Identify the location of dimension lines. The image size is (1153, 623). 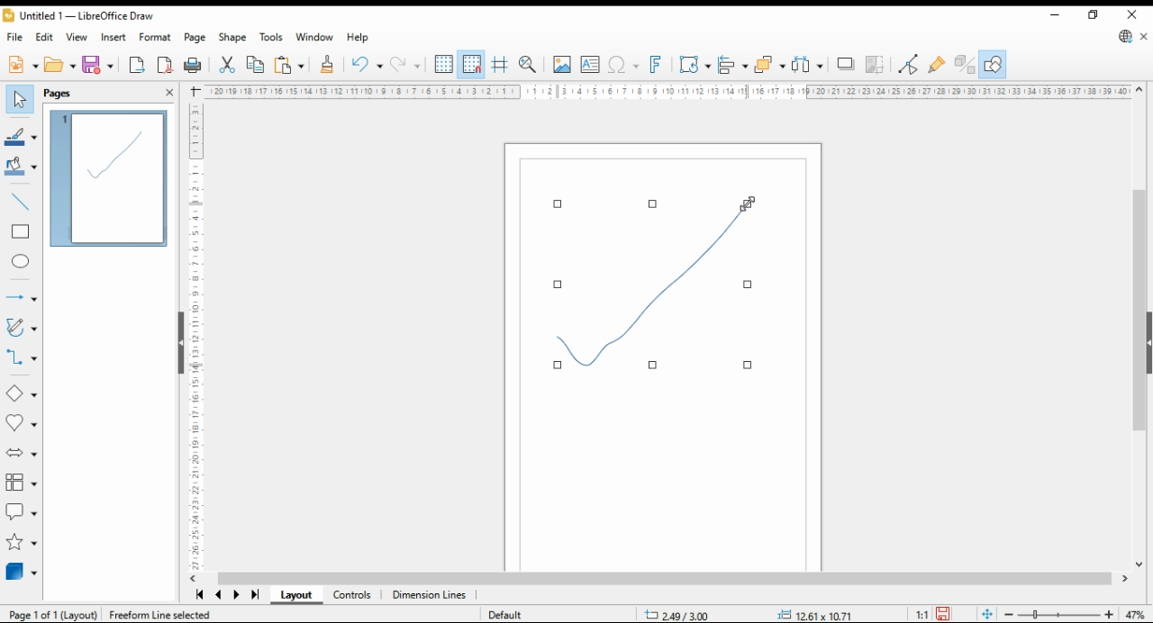
(429, 595).